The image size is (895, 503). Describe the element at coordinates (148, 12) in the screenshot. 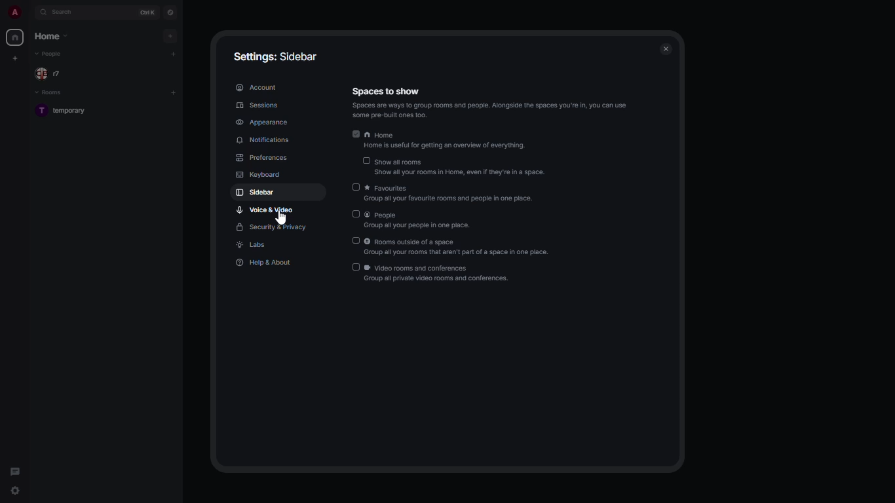

I see `ctrl K` at that location.